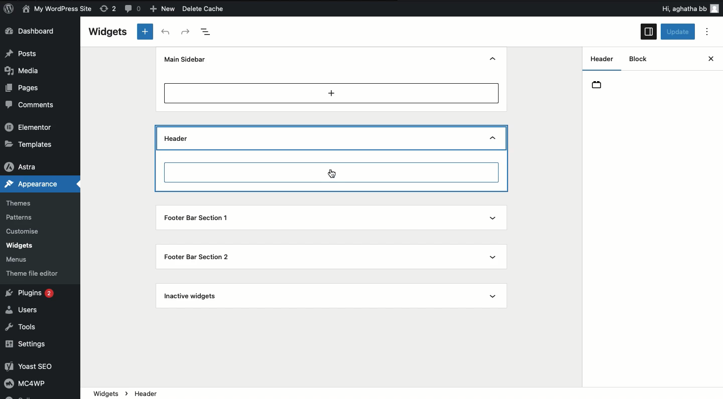  I want to click on Delete Cache, so click(221, 10).